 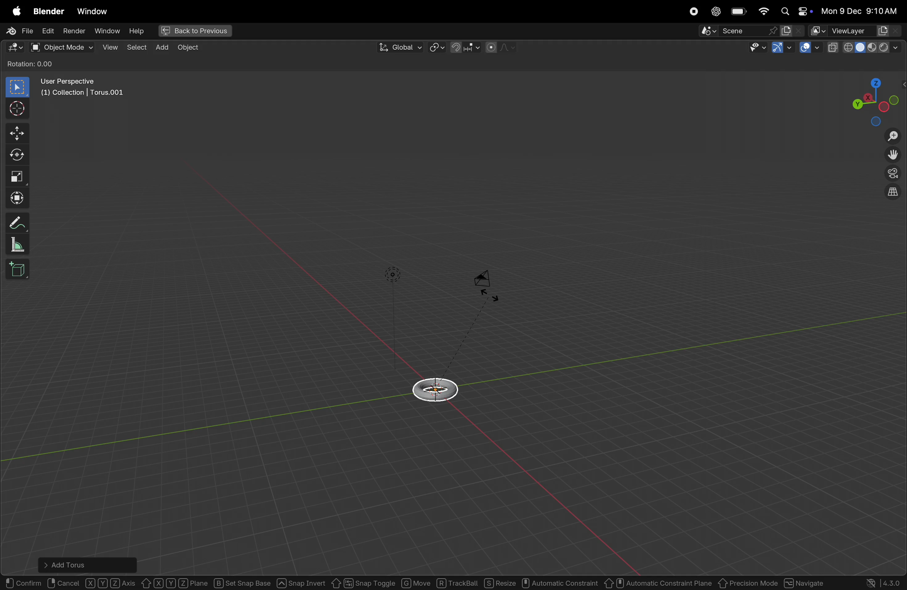 What do you see at coordinates (893, 174) in the screenshot?
I see `view point camera` at bounding box center [893, 174].